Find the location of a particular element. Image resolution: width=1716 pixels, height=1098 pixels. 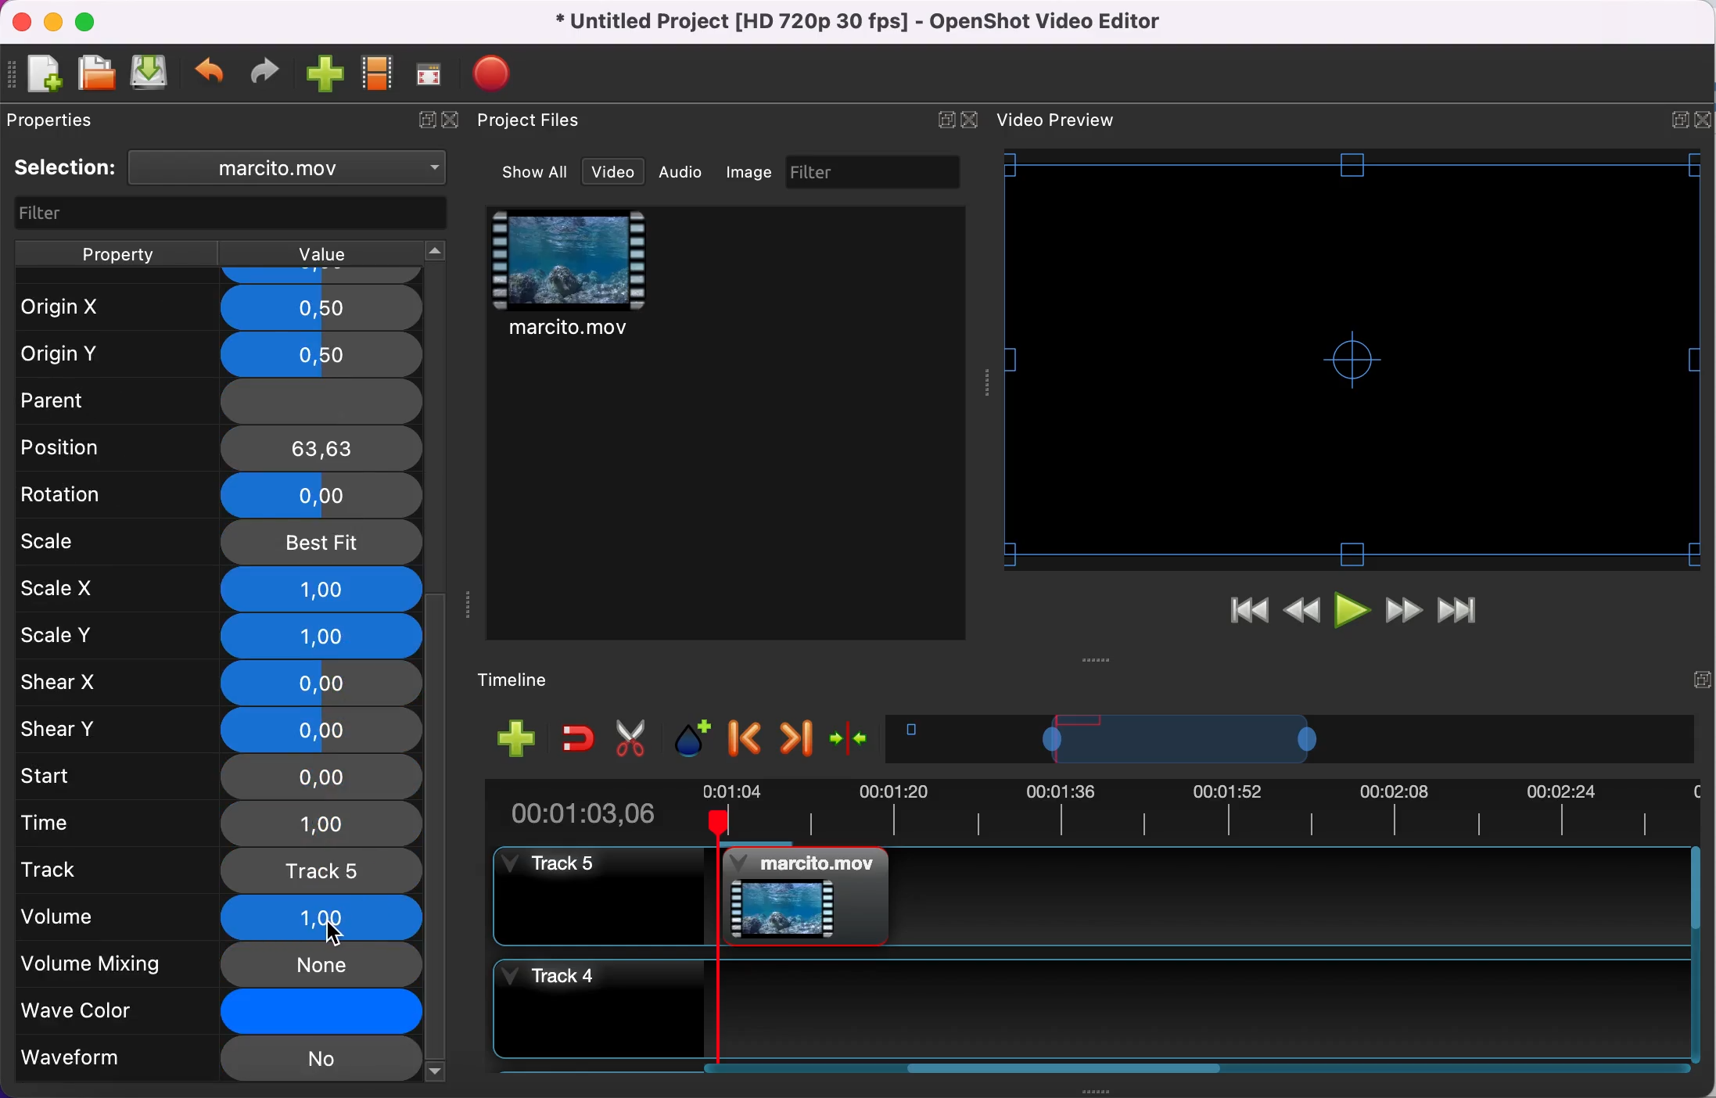

Expand/Collapse is located at coordinates (1680, 120).